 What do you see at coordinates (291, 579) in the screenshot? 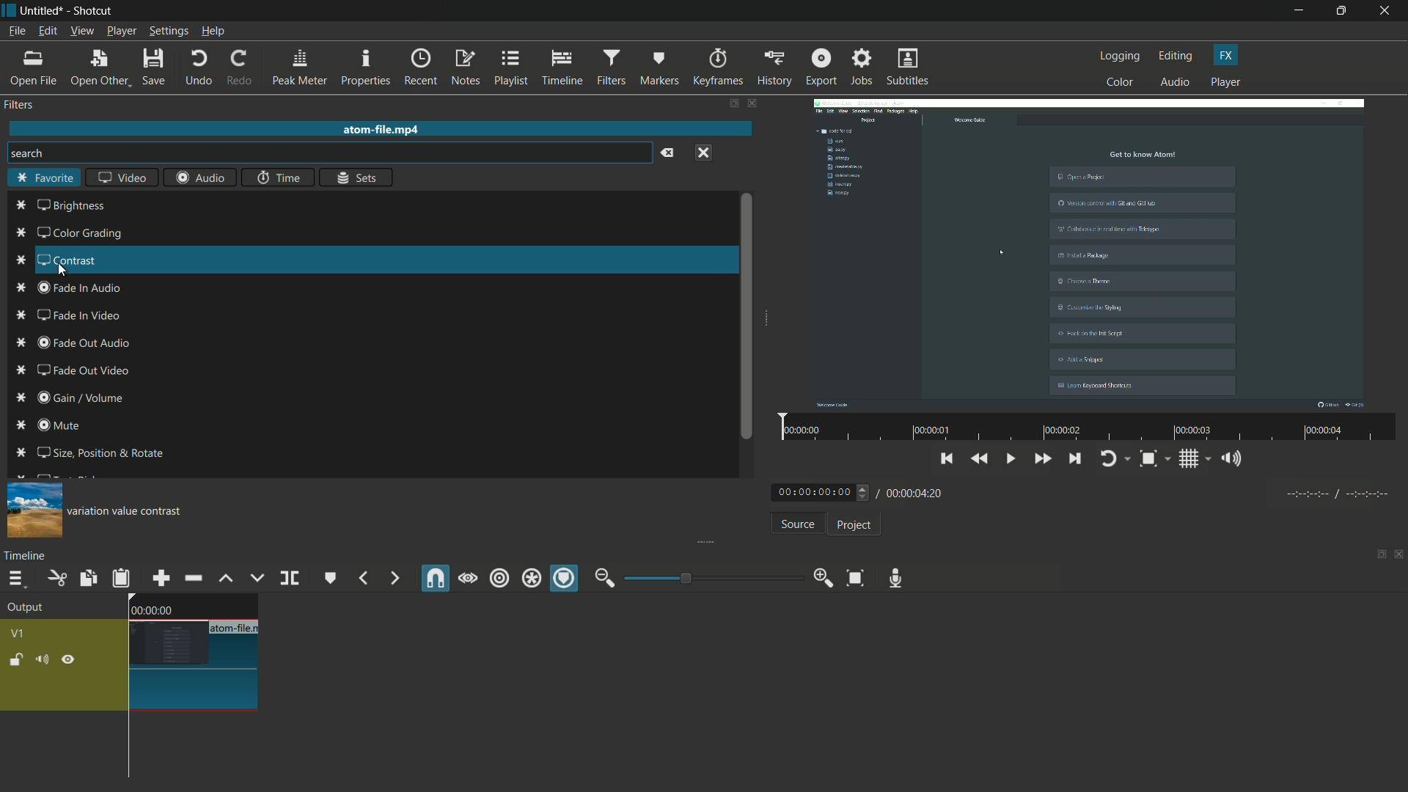
I see `split at playhead` at bounding box center [291, 579].